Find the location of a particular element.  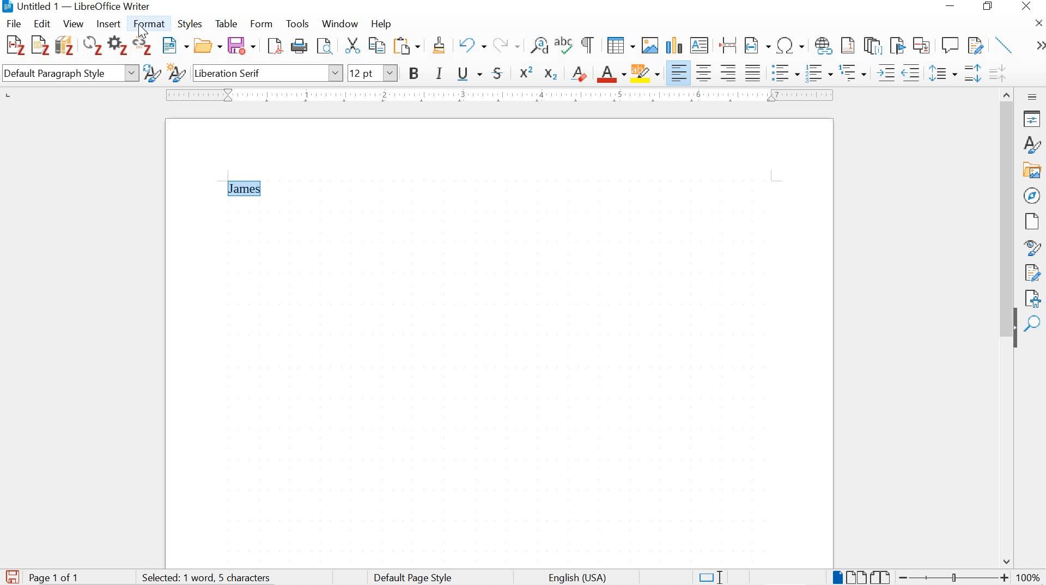

edit is located at coordinates (42, 23).